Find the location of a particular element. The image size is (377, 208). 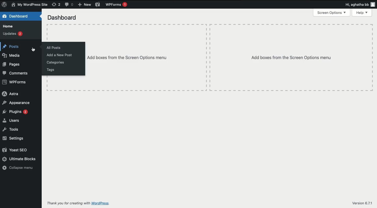

Revisions is located at coordinates (56, 5).